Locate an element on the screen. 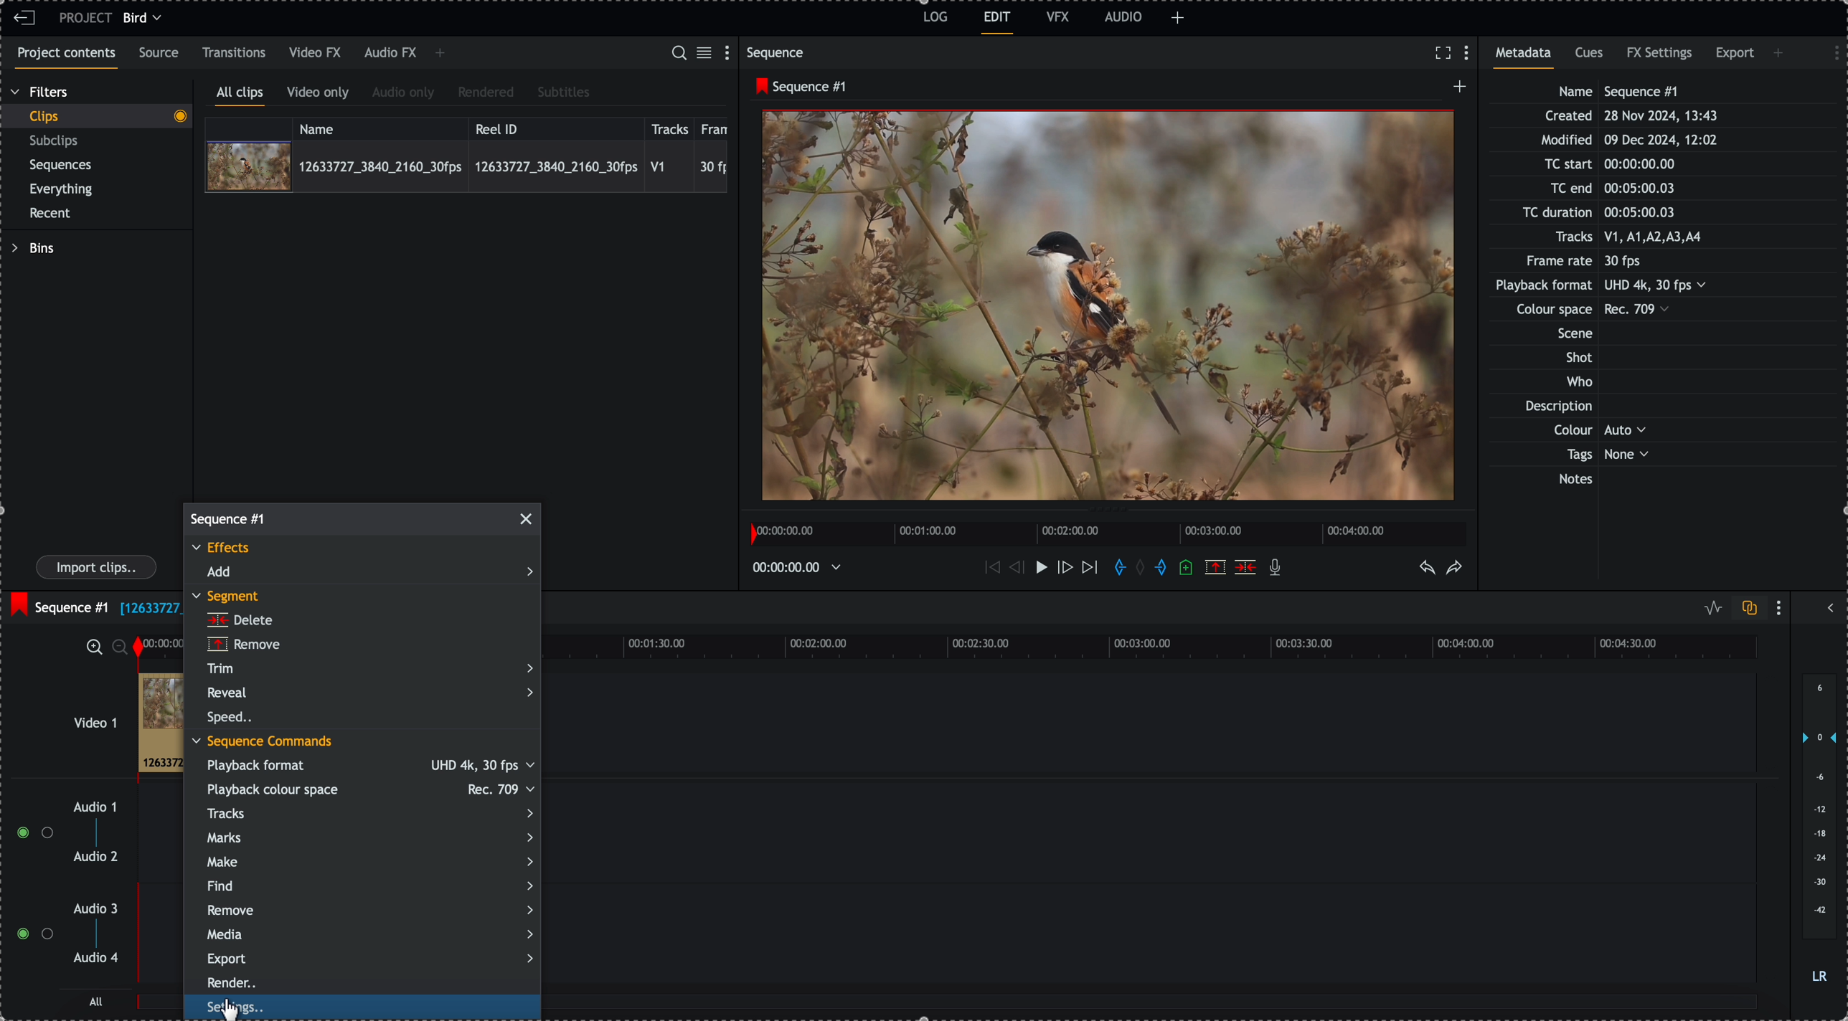 The height and width of the screenshot is (1021, 1848). segment is located at coordinates (230, 597).